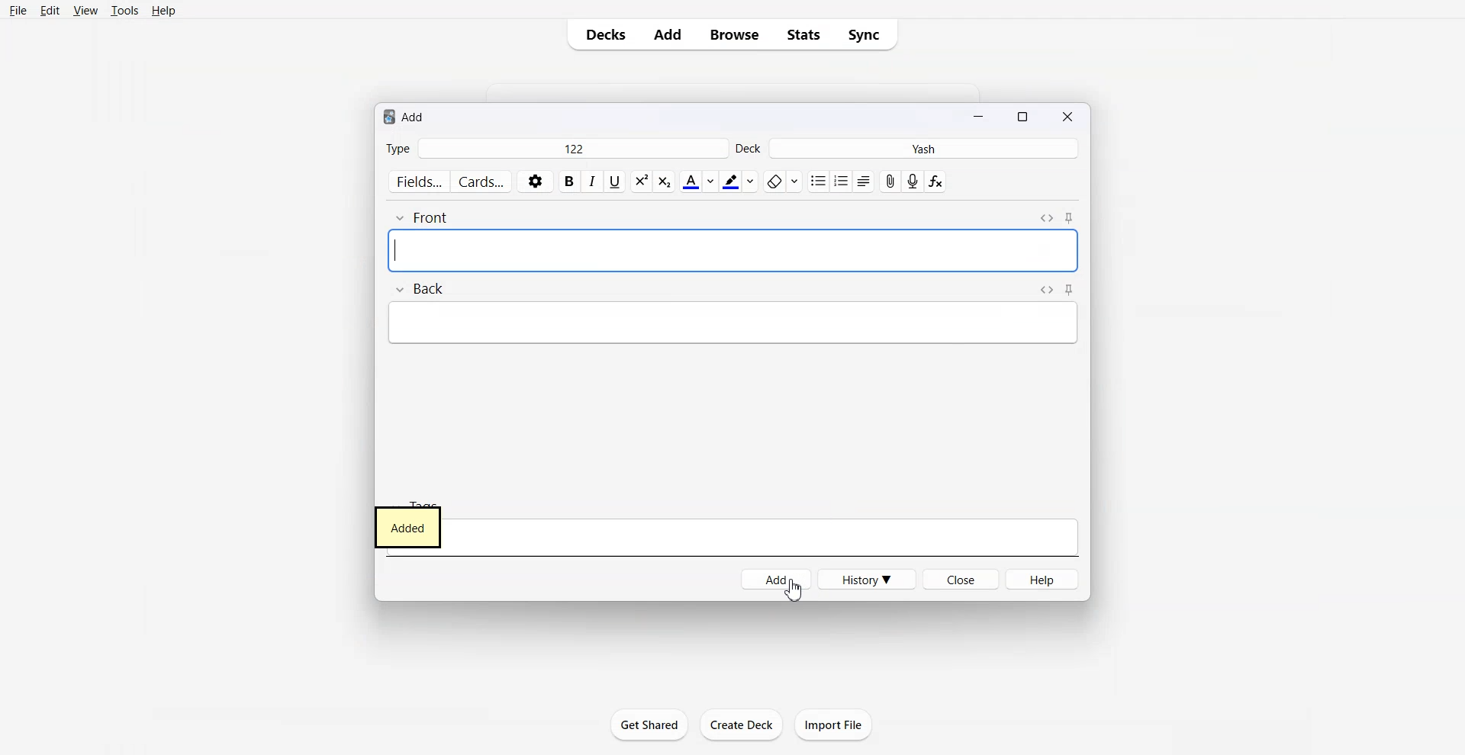  What do you see at coordinates (575, 148) in the screenshot?
I see `122` at bounding box center [575, 148].